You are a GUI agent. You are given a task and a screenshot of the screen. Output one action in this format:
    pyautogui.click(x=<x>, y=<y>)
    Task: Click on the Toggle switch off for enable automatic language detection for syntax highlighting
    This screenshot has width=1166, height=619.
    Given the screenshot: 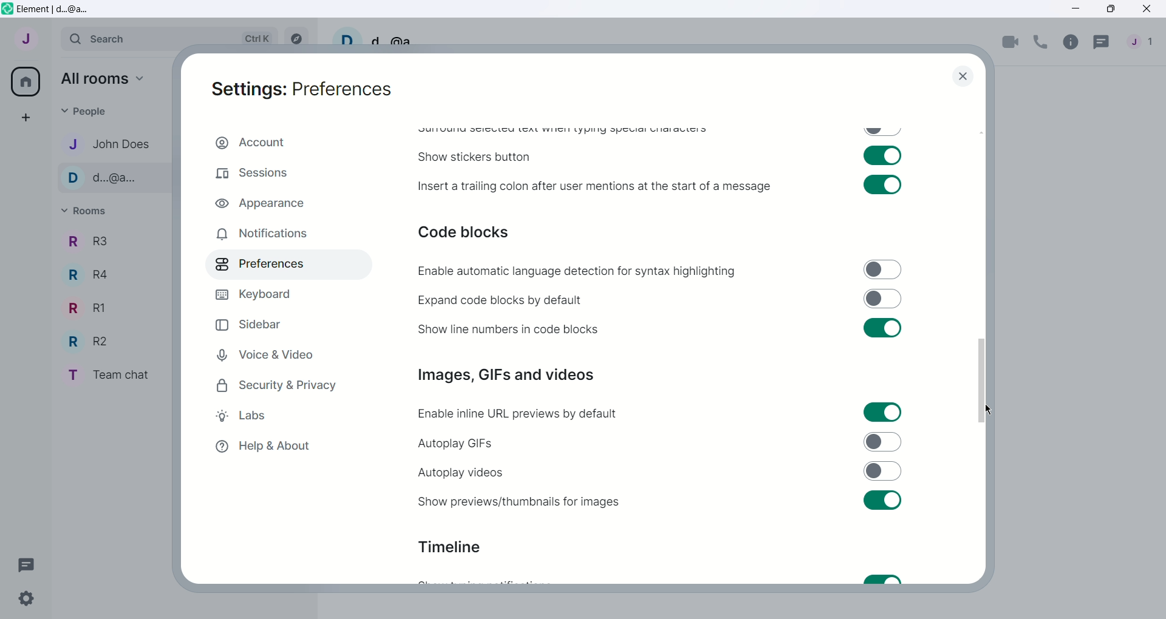 What is the action you would take?
    pyautogui.click(x=882, y=269)
    